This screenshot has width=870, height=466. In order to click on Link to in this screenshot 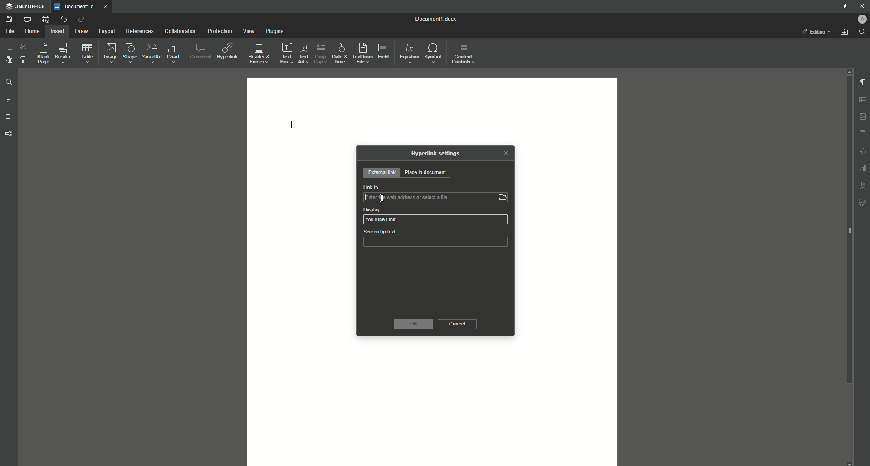, I will do `click(436, 199)`.